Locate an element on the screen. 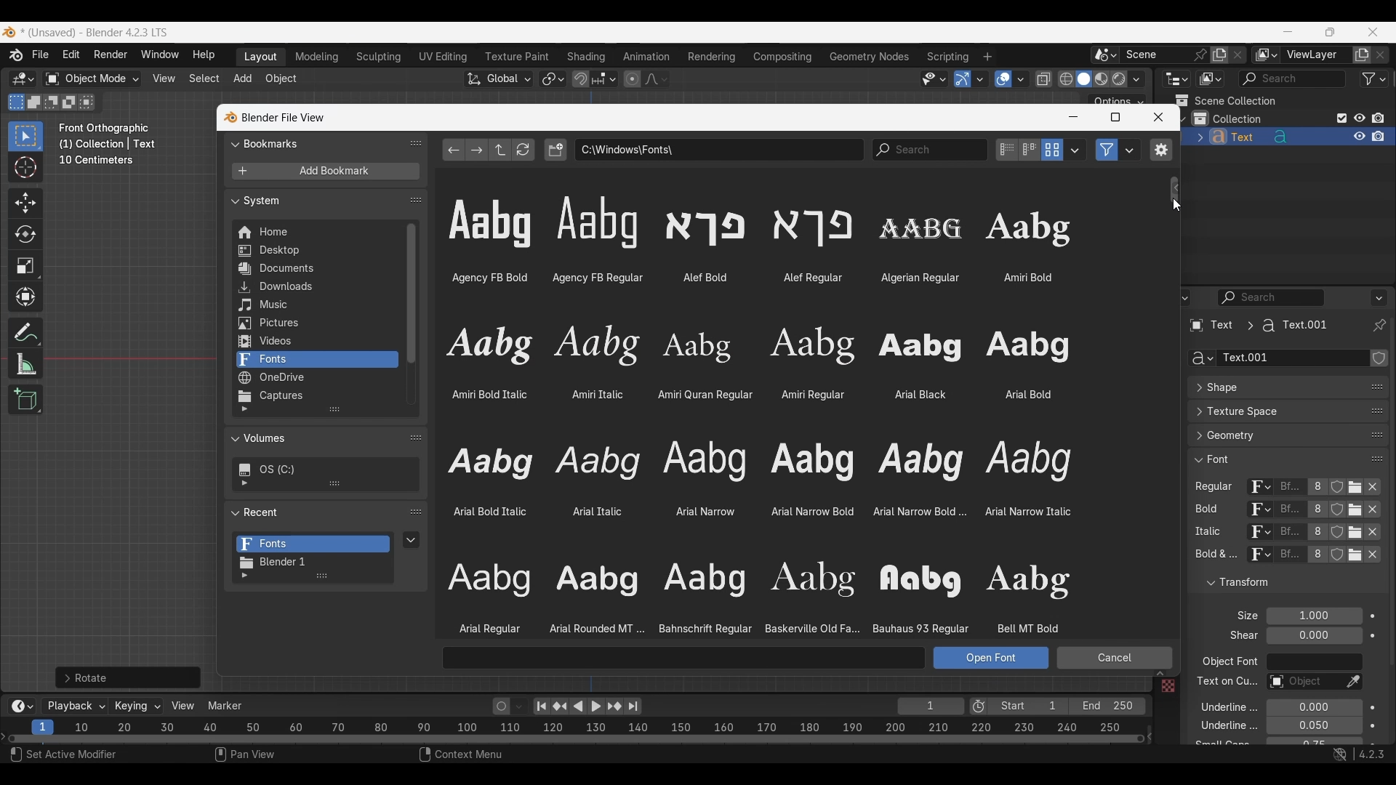 This screenshot has width=1396, height=785. Proportional editing objects is located at coordinates (632, 78).